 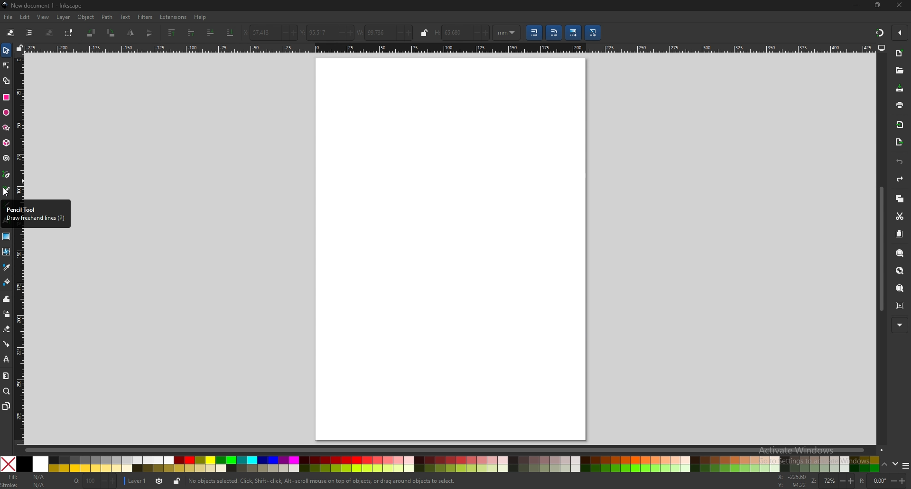 I want to click on more colors, so click(x=905, y=466).